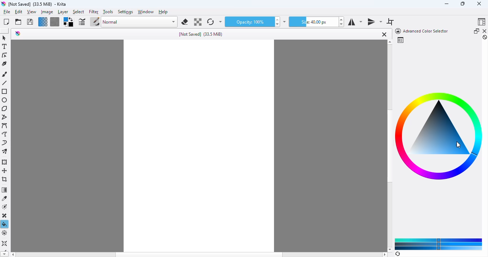  I want to click on colorize mask tool, so click(5, 207).